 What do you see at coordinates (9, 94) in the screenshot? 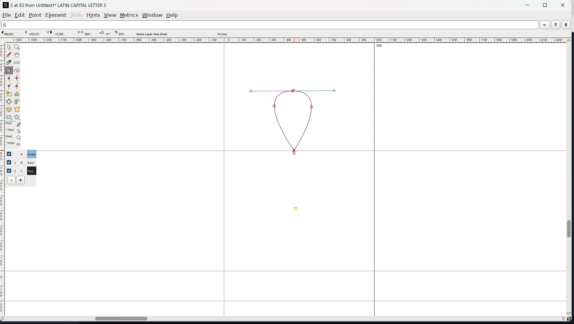
I see `scale the selection` at bounding box center [9, 94].